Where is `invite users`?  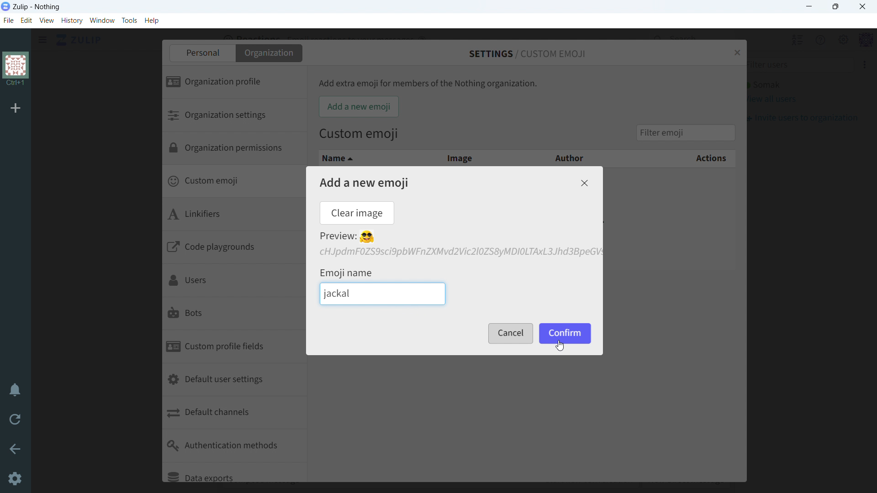 invite users is located at coordinates (855, 65).